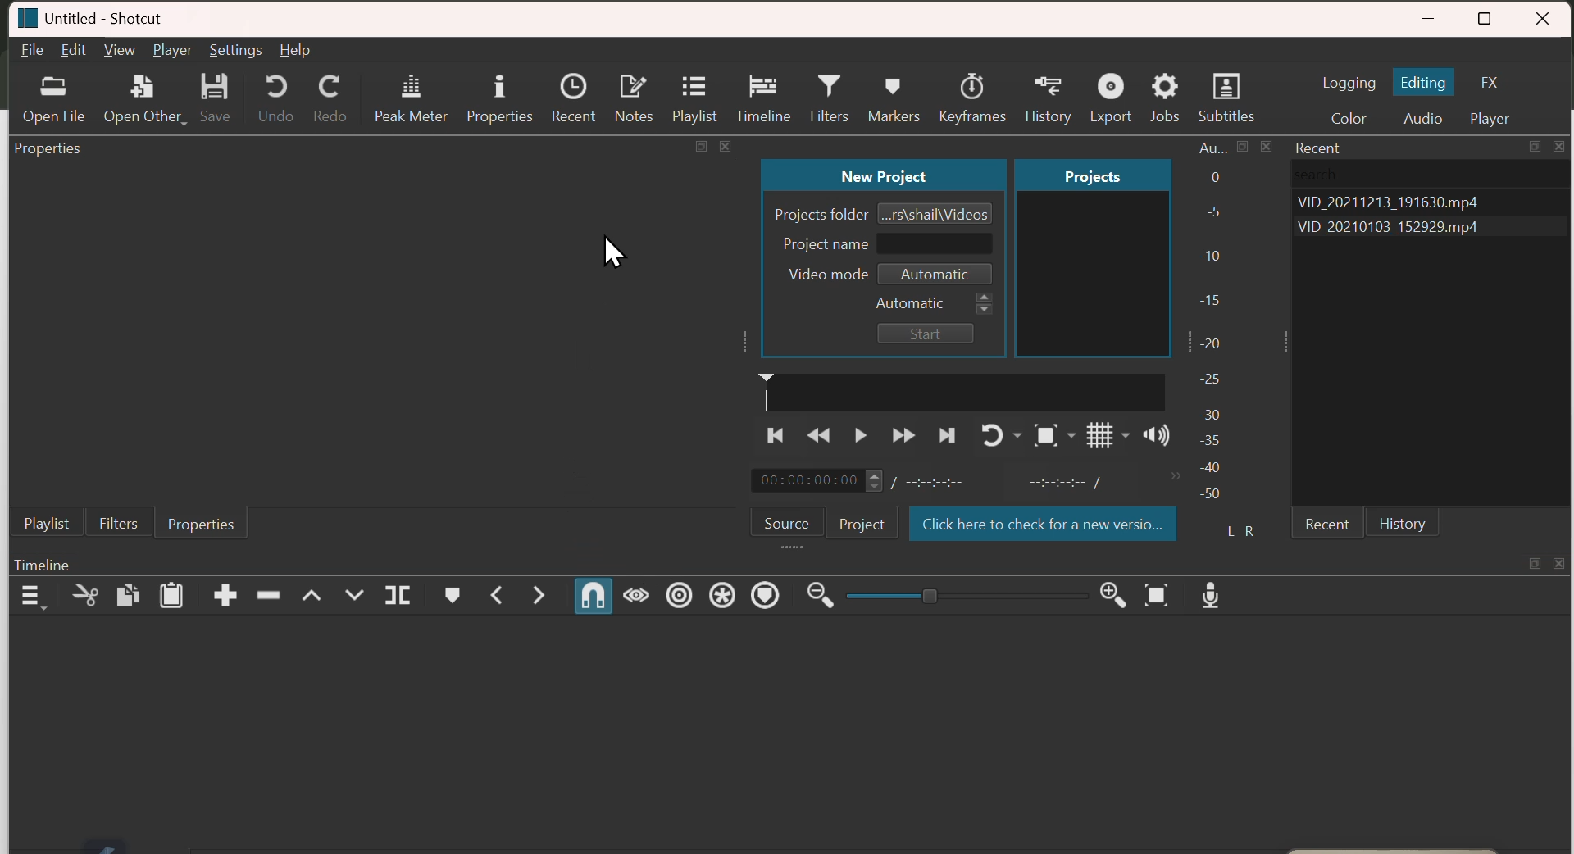 Image resolution: width=1574 pixels, height=854 pixels. What do you see at coordinates (1431, 14) in the screenshot?
I see `minimize` at bounding box center [1431, 14].